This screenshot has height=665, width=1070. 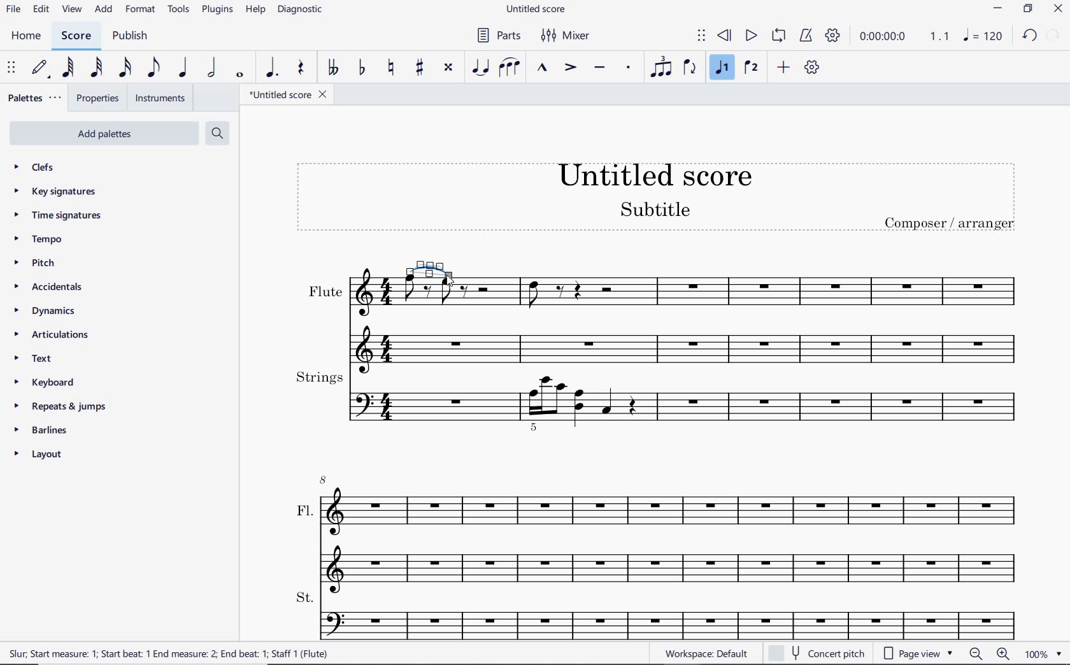 I want to click on PLAY, so click(x=751, y=34).